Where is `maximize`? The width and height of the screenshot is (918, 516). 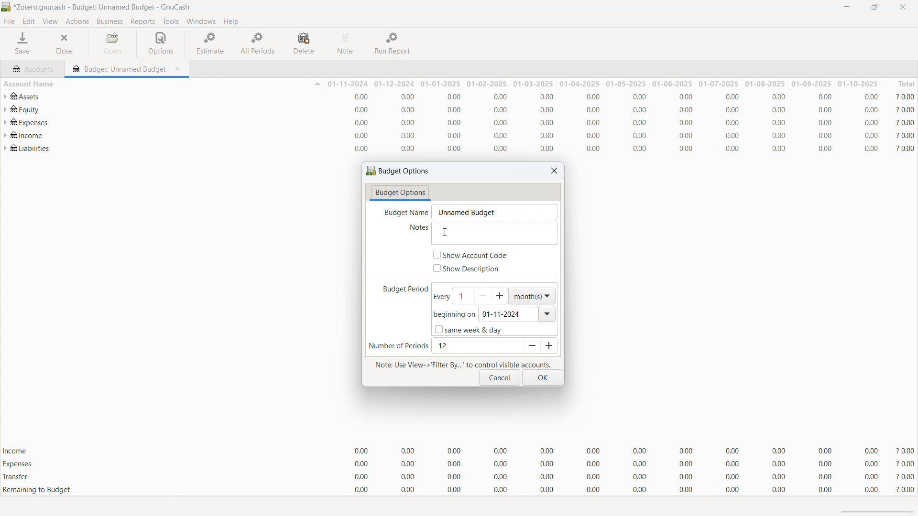
maximize is located at coordinates (874, 7).